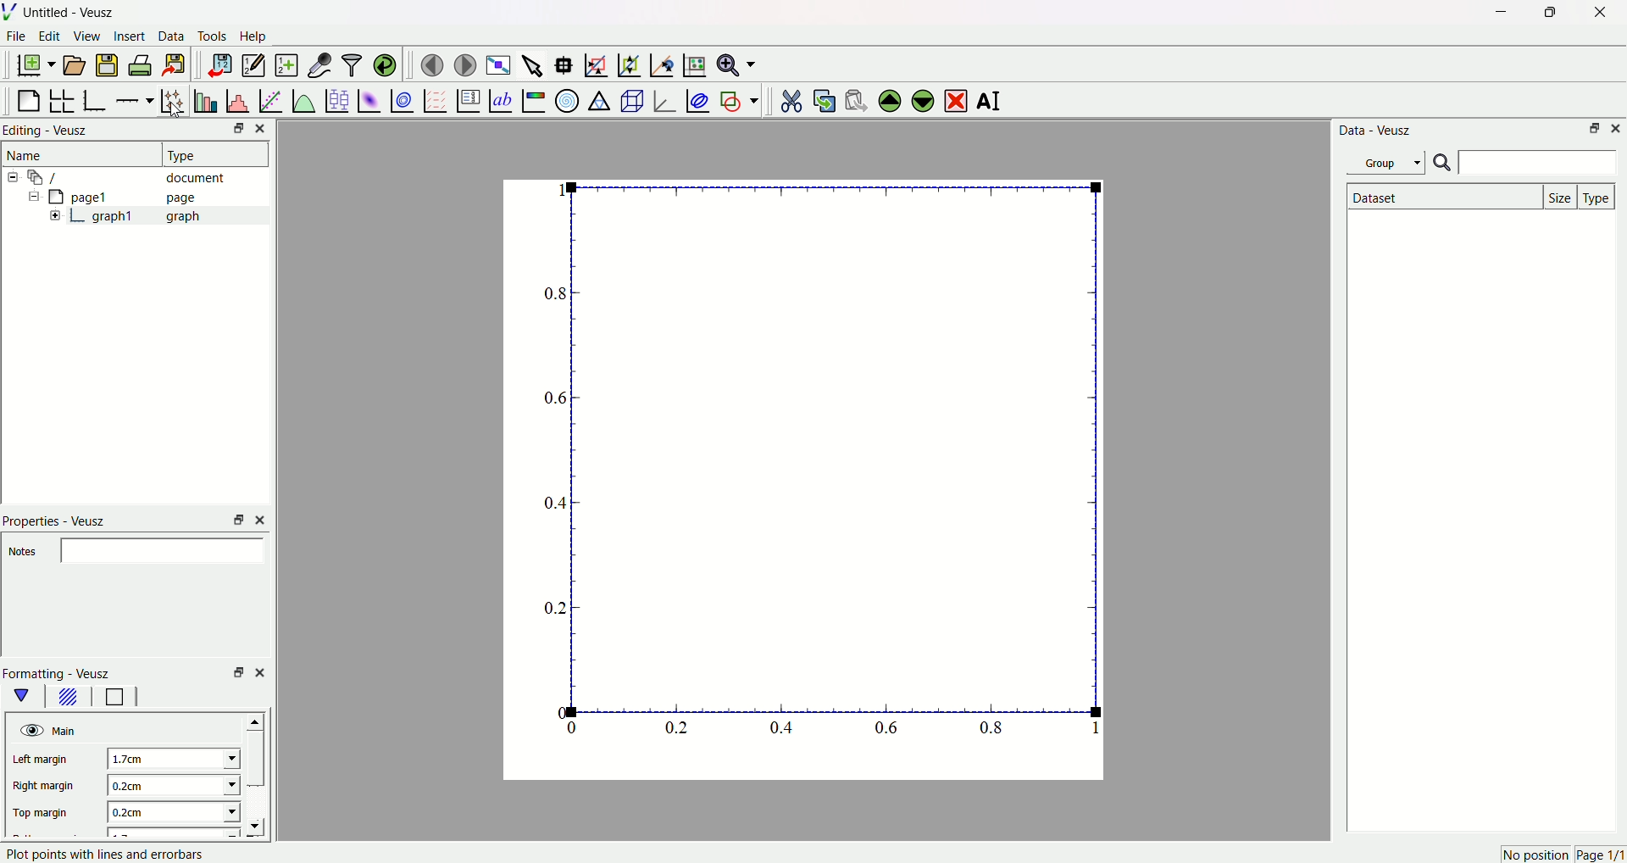  Describe the element at coordinates (56, 216) in the screenshot. I see `expand` at that location.